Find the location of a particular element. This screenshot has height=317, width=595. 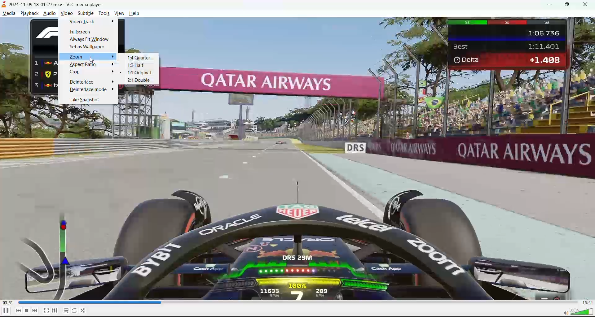

Cursor is located at coordinates (92, 59).